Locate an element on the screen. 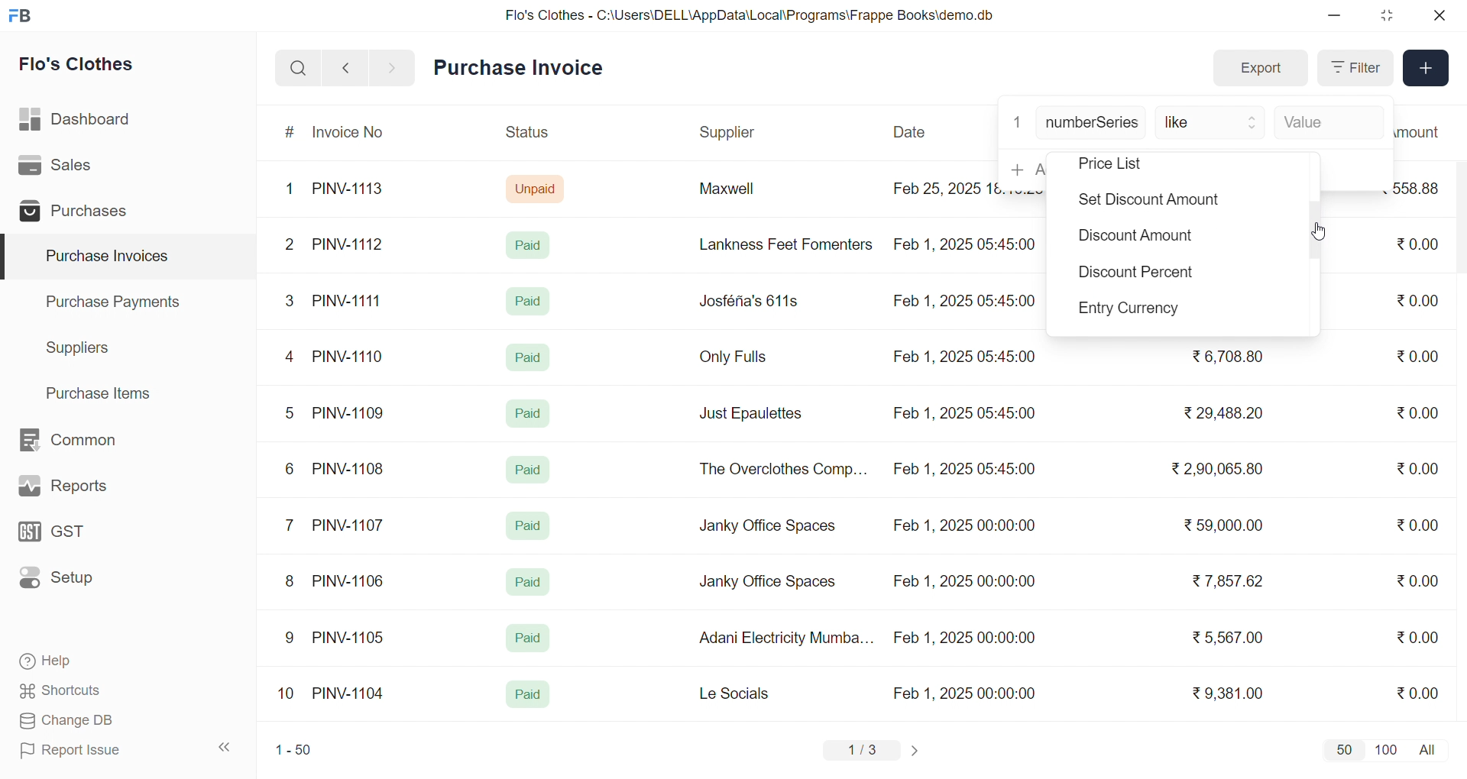 The image size is (1467, 779). Feb 1, 2025 00:00:00 is located at coordinates (964, 638).